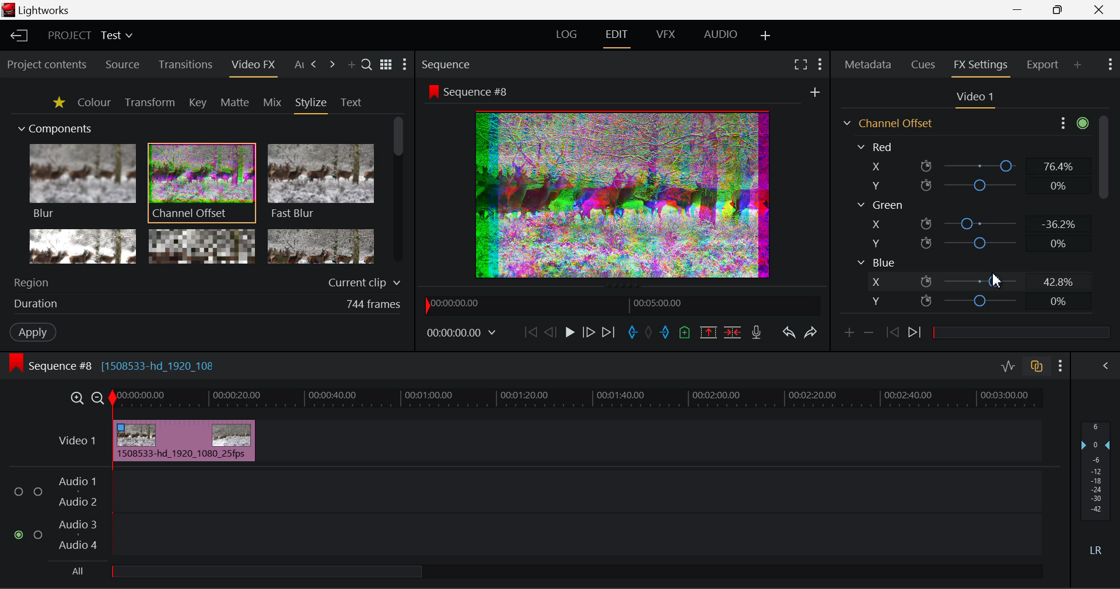  Describe the element at coordinates (1060, 366) in the screenshot. I see `Show Settings` at that location.